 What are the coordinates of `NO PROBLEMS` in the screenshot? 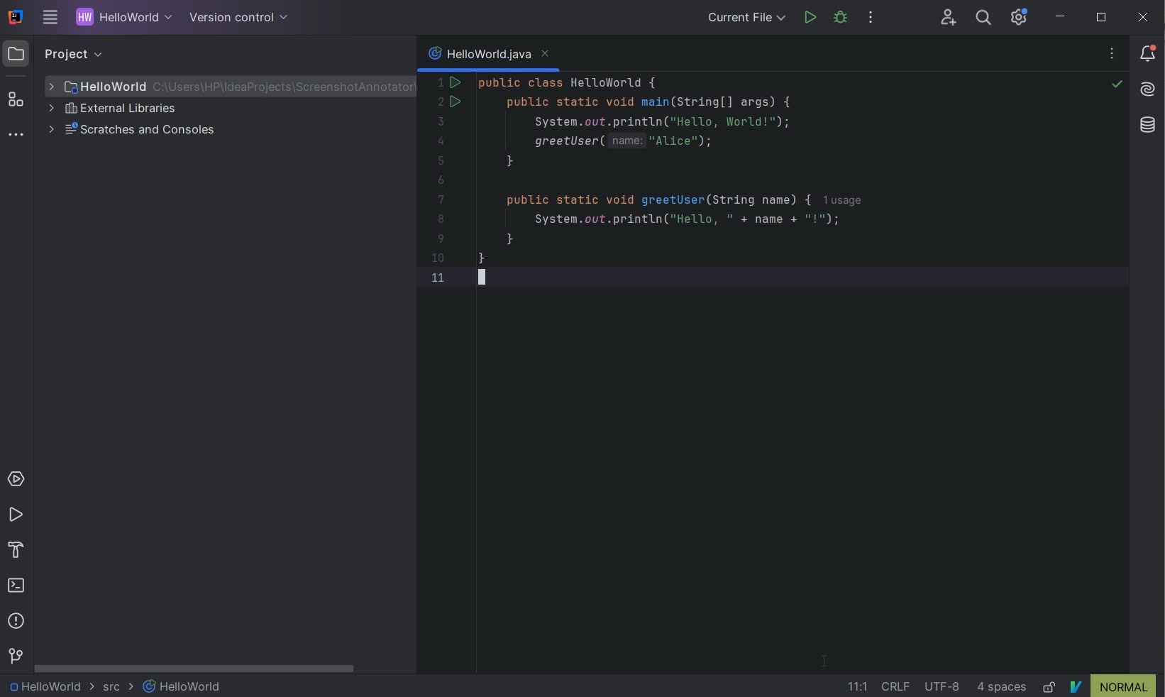 It's located at (1116, 86).